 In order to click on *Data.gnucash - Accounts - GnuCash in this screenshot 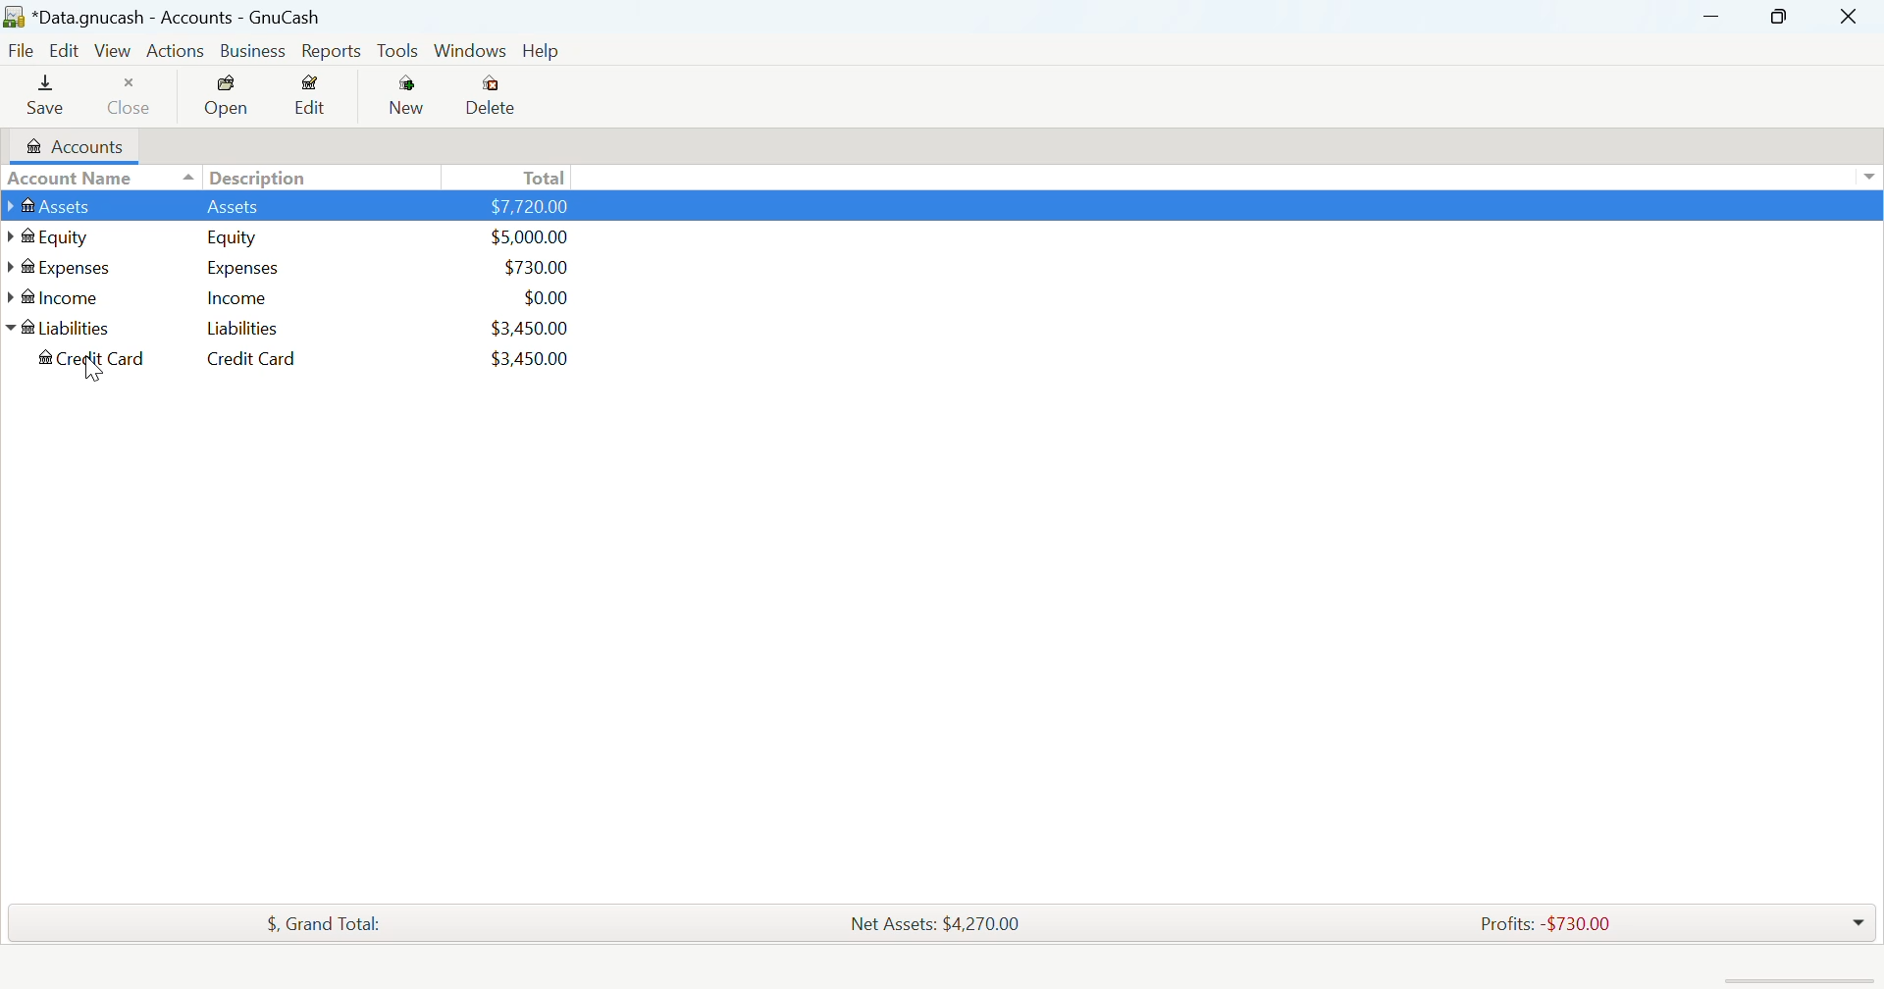, I will do `click(163, 17)`.